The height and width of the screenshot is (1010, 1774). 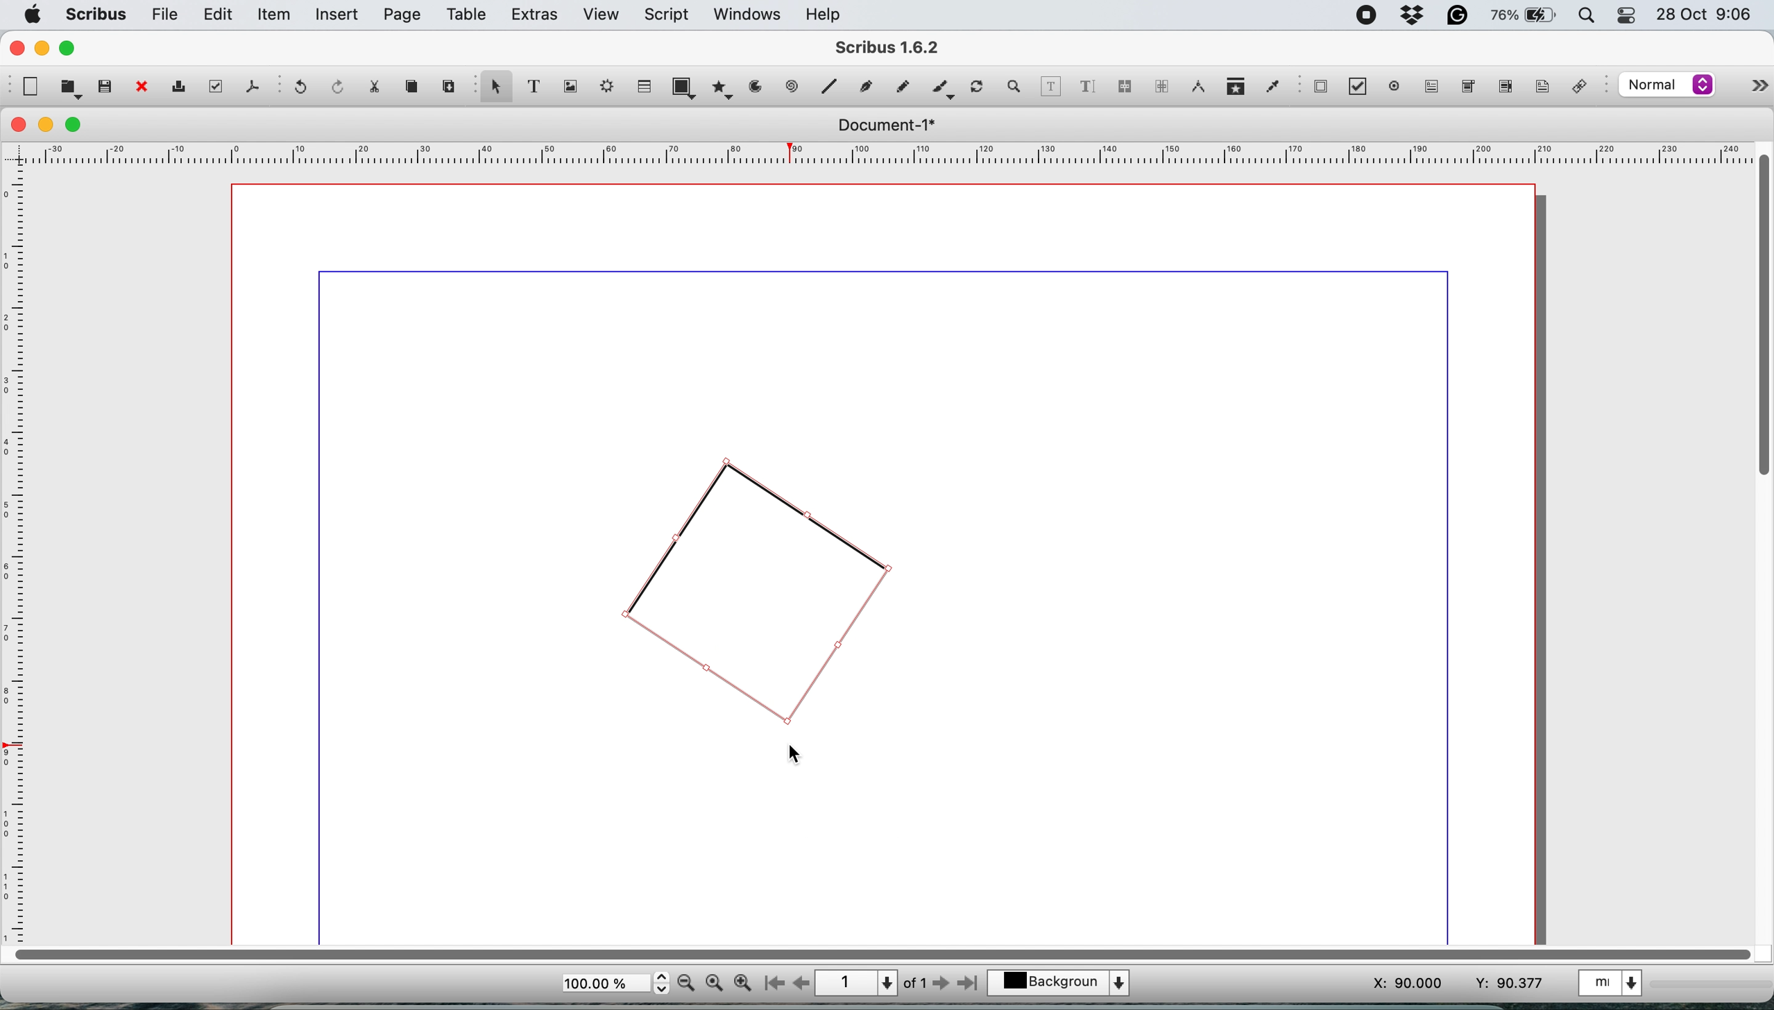 I want to click on script, so click(x=670, y=15).